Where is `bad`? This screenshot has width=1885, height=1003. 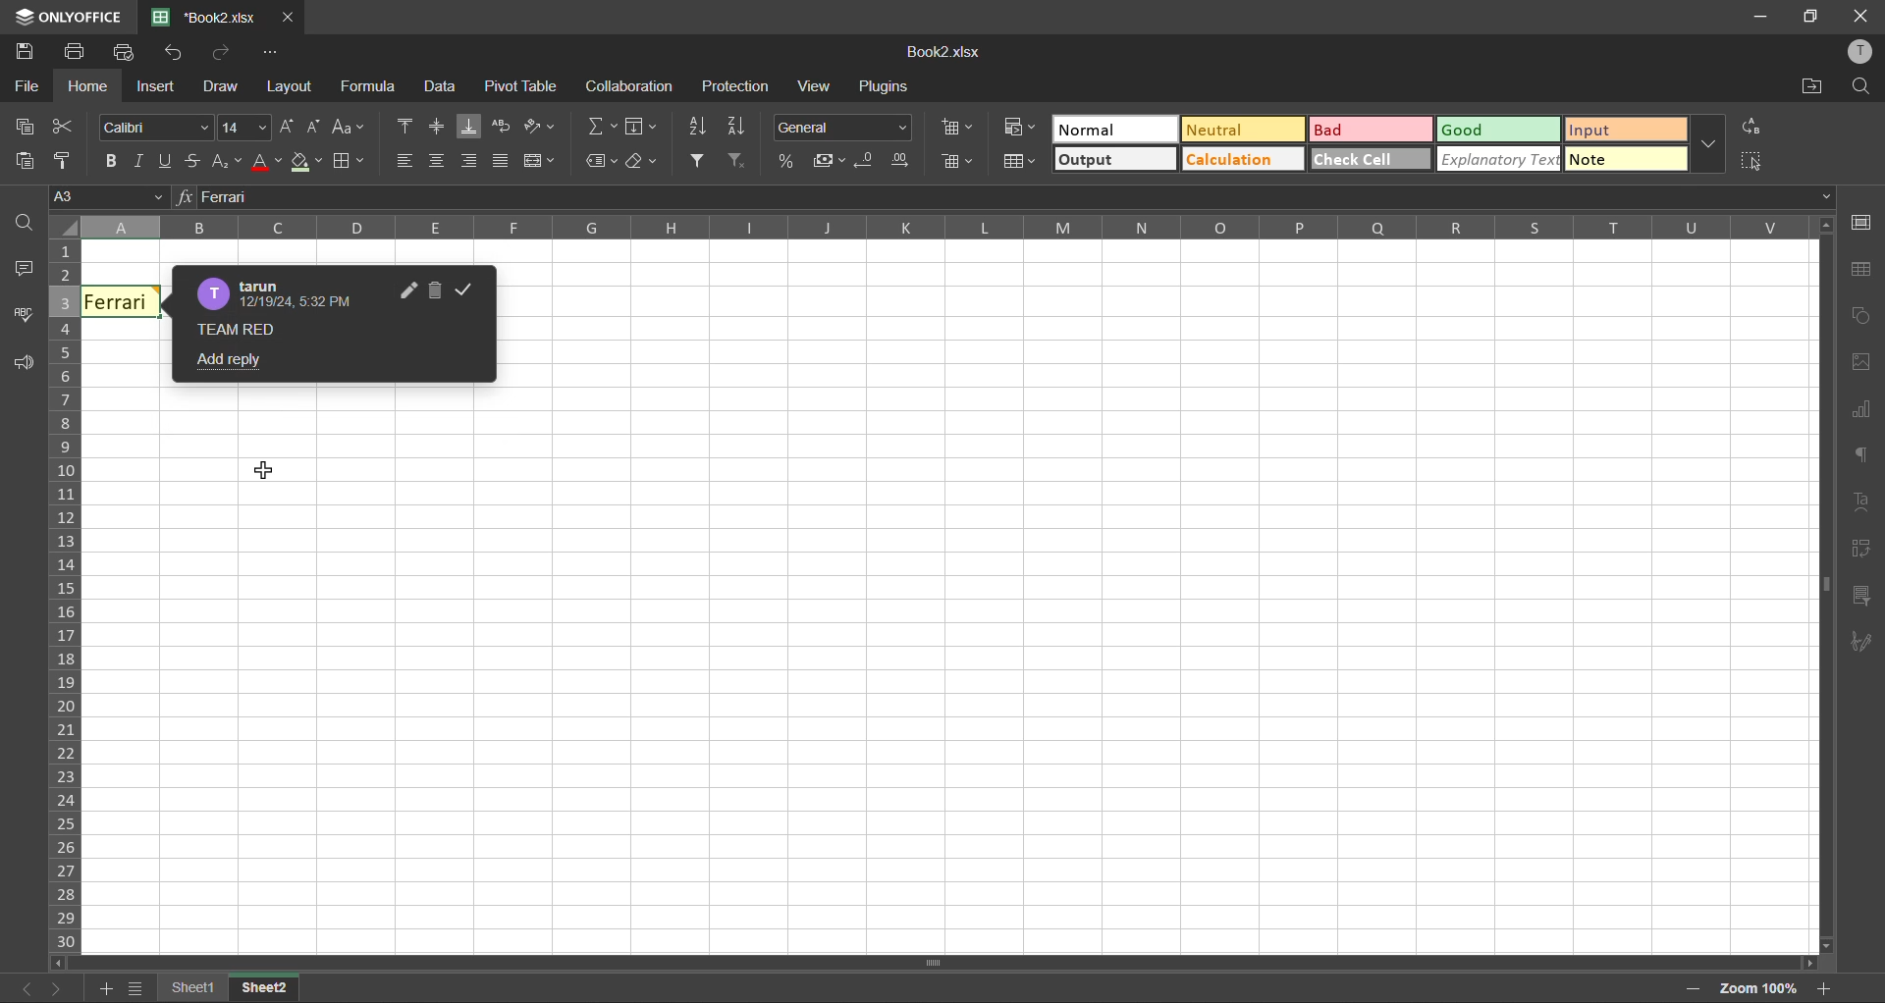 bad is located at coordinates (1354, 131).